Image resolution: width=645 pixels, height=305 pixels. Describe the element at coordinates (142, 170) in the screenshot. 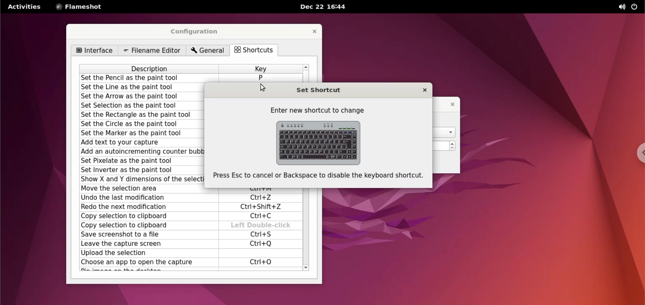

I see `set inverter as paint tool` at that location.